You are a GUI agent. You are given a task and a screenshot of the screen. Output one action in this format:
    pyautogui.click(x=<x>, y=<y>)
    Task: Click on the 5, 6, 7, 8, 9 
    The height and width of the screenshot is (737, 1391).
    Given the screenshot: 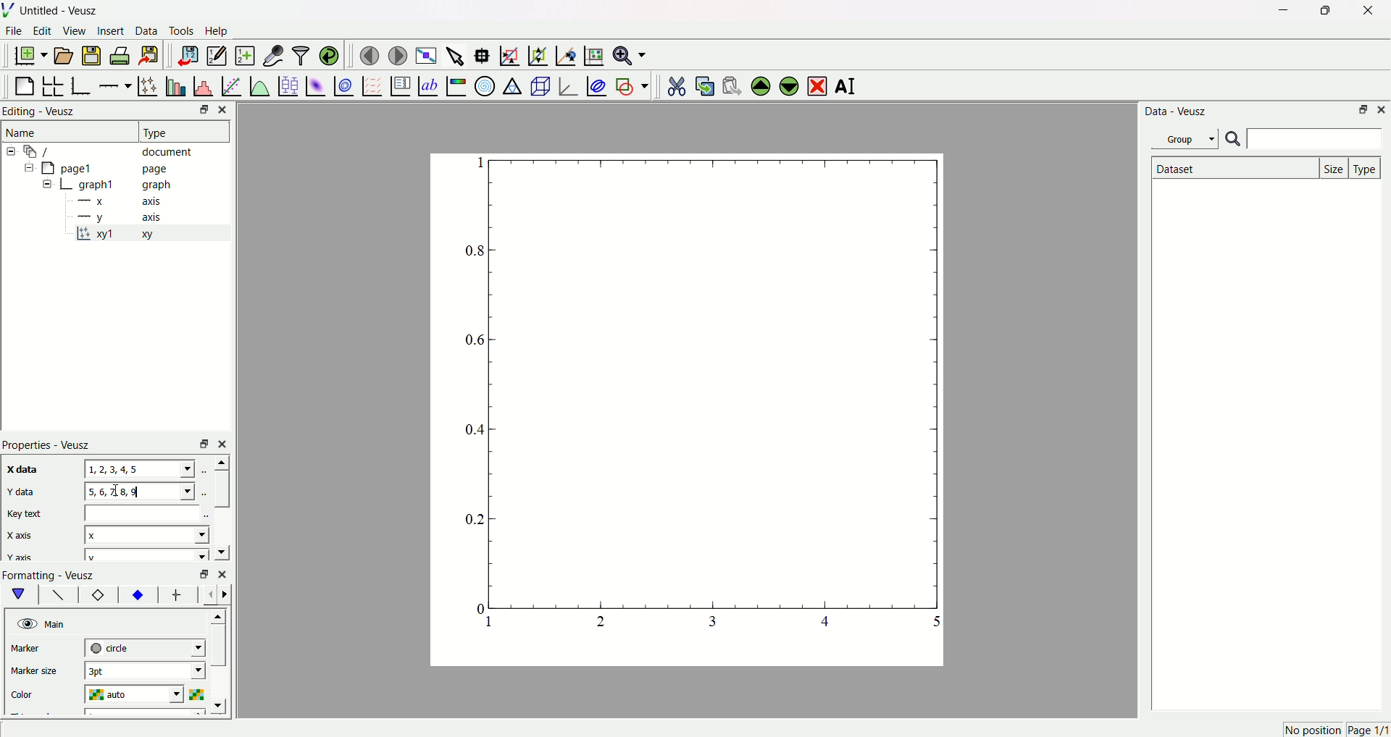 What is the action you would take?
    pyautogui.click(x=138, y=491)
    